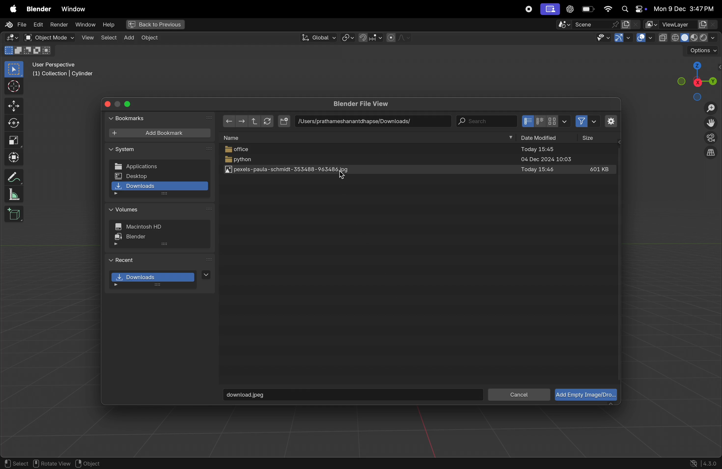 The height and width of the screenshot is (469, 722). Describe the element at coordinates (589, 9) in the screenshot. I see `battery` at that location.